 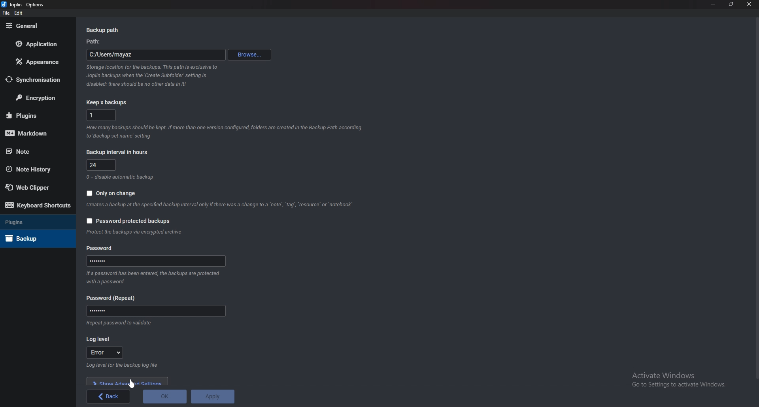 What do you see at coordinates (121, 176) in the screenshot?
I see `Info` at bounding box center [121, 176].